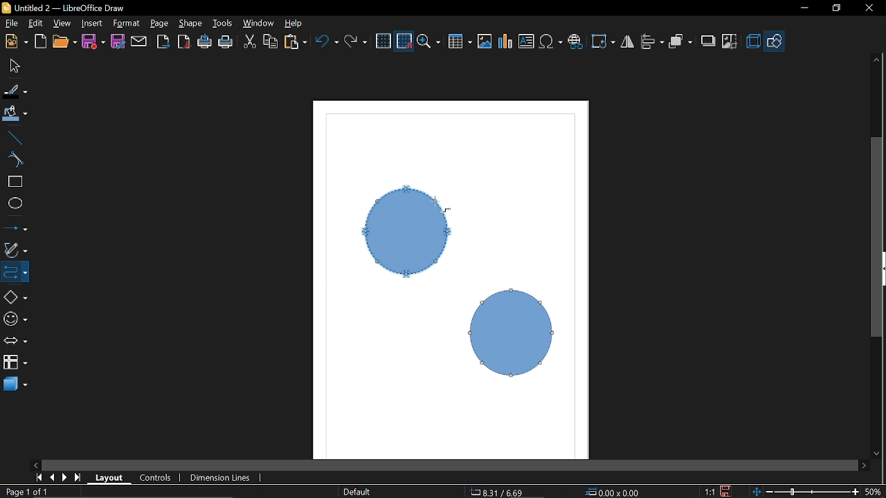 This screenshot has height=498, width=886. What do you see at coordinates (259, 24) in the screenshot?
I see `Window` at bounding box center [259, 24].